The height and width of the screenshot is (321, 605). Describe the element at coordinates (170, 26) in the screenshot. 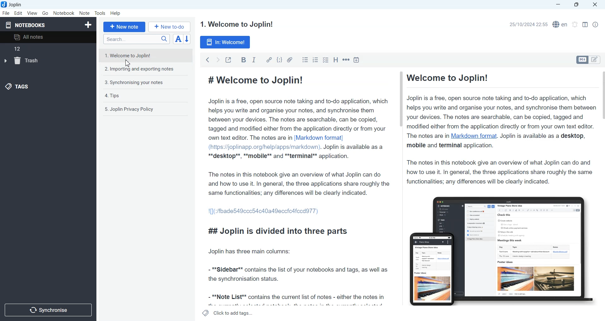

I see `+ New to-do` at that location.